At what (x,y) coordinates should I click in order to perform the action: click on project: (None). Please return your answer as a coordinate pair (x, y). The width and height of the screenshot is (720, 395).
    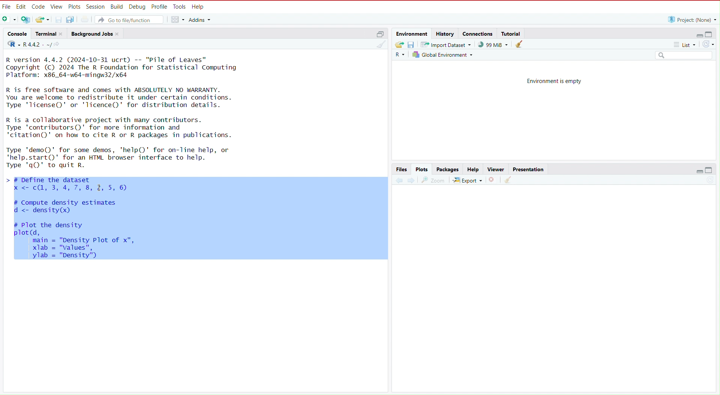
    Looking at the image, I should click on (691, 20).